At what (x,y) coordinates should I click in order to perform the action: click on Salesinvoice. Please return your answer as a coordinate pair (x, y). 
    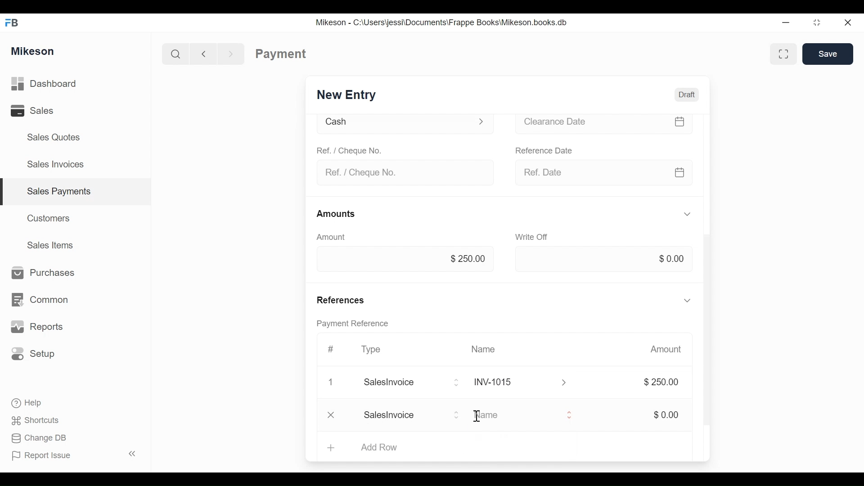
    Looking at the image, I should click on (410, 383).